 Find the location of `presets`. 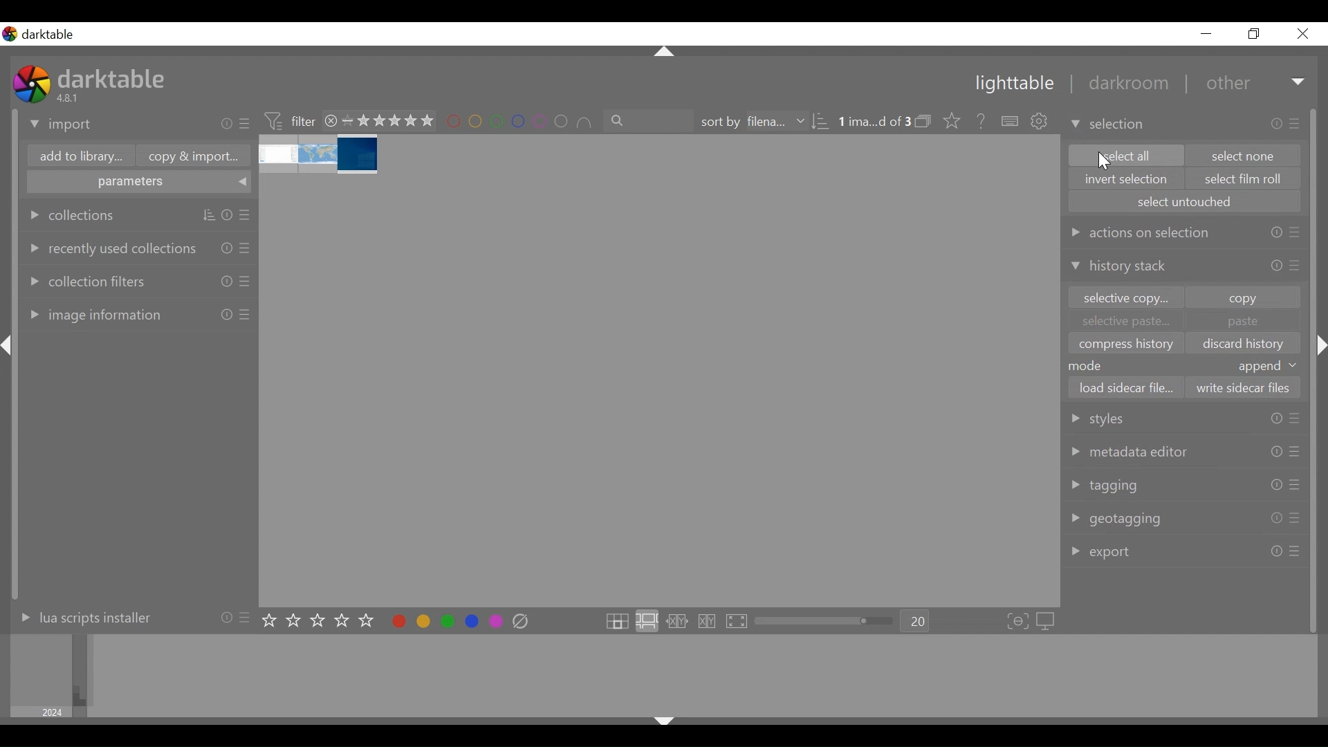

presets is located at coordinates (1295, 234).